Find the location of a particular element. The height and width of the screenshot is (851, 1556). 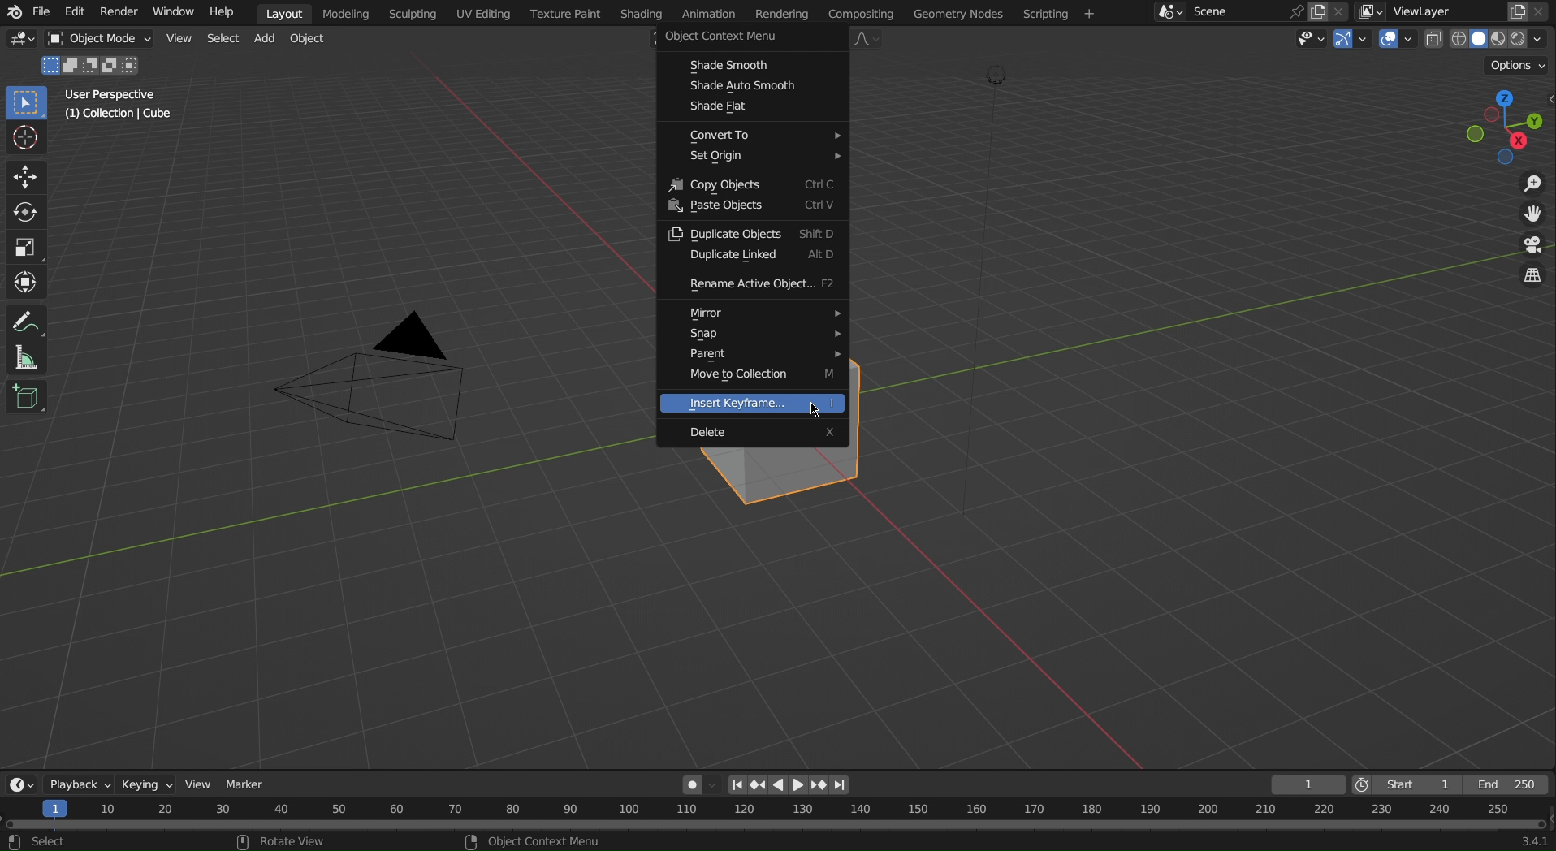

Annotate is located at coordinates (28, 318).